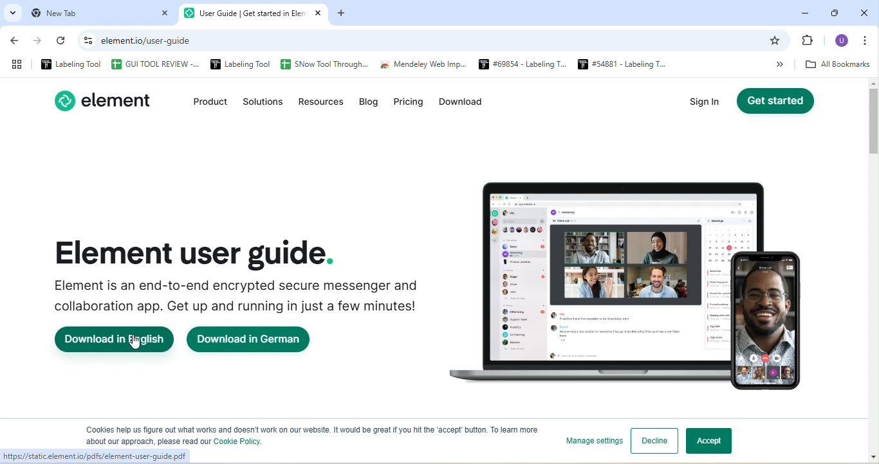 The height and width of the screenshot is (464, 879). Describe the element at coordinates (239, 64) in the screenshot. I see `Labeling Tool` at that location.